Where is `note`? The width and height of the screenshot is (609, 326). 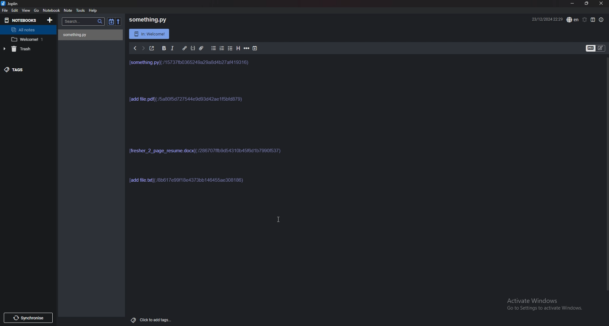 note is located at coordinates (218, 141).